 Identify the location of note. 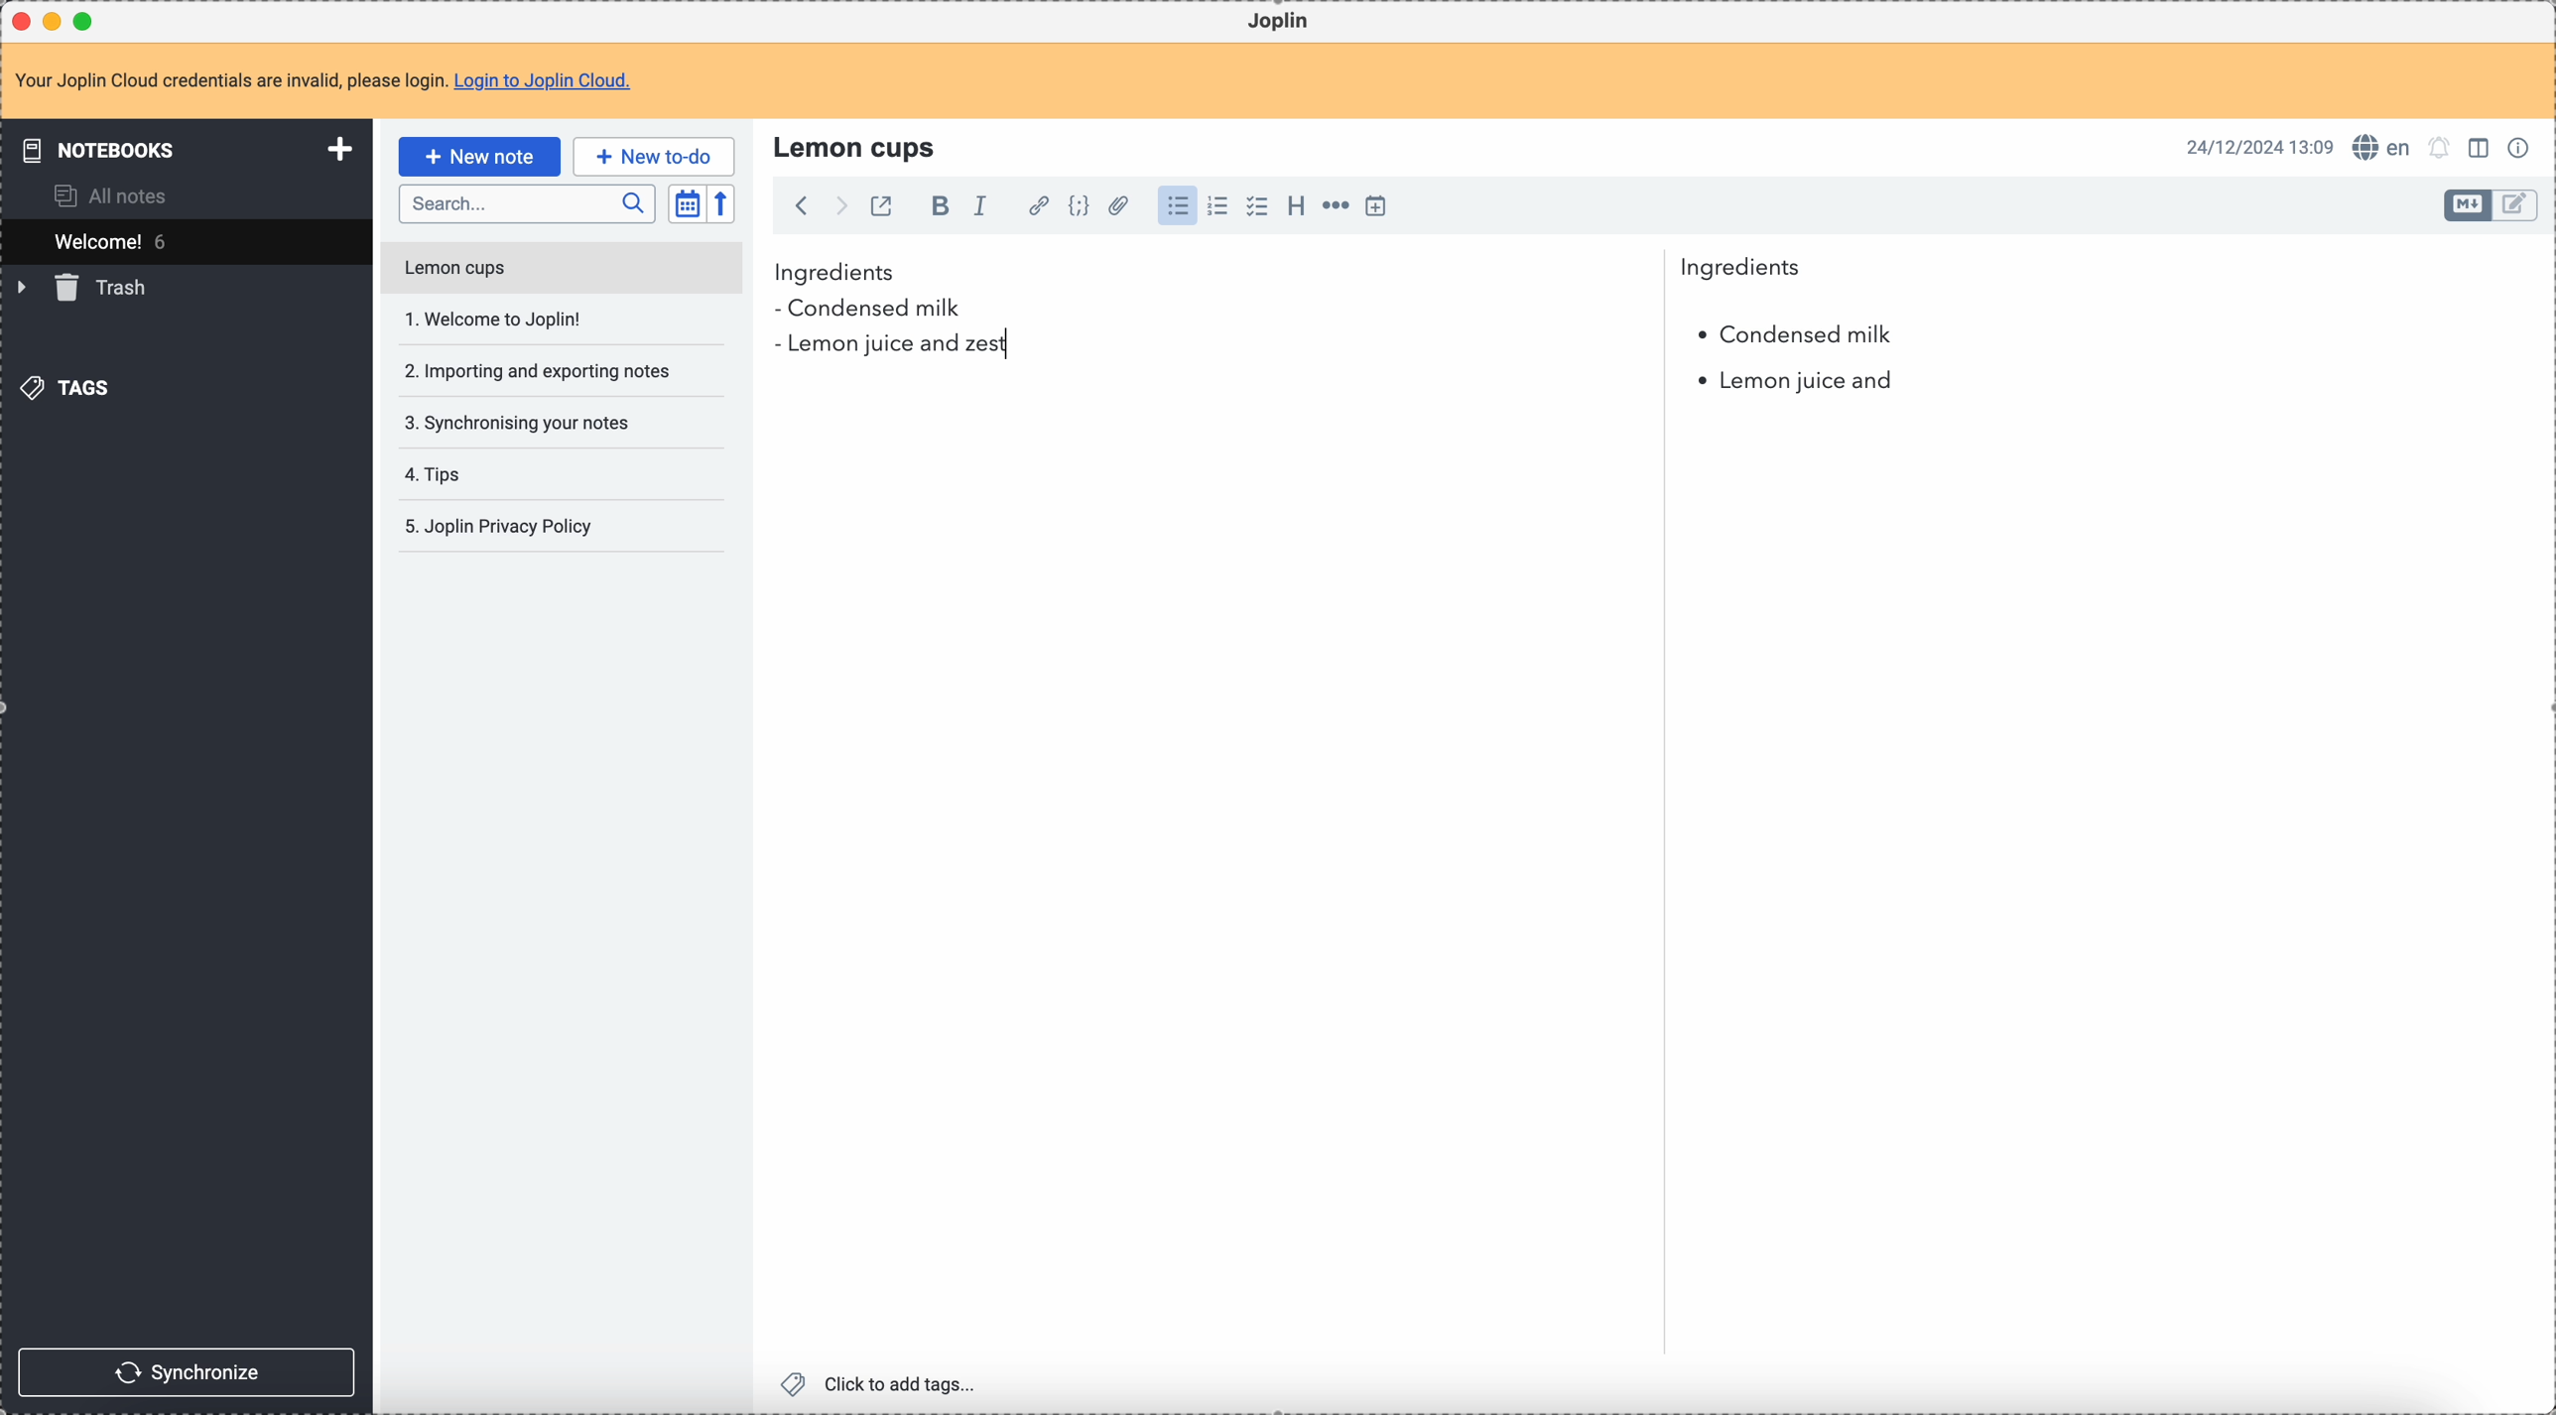
(335, 82).